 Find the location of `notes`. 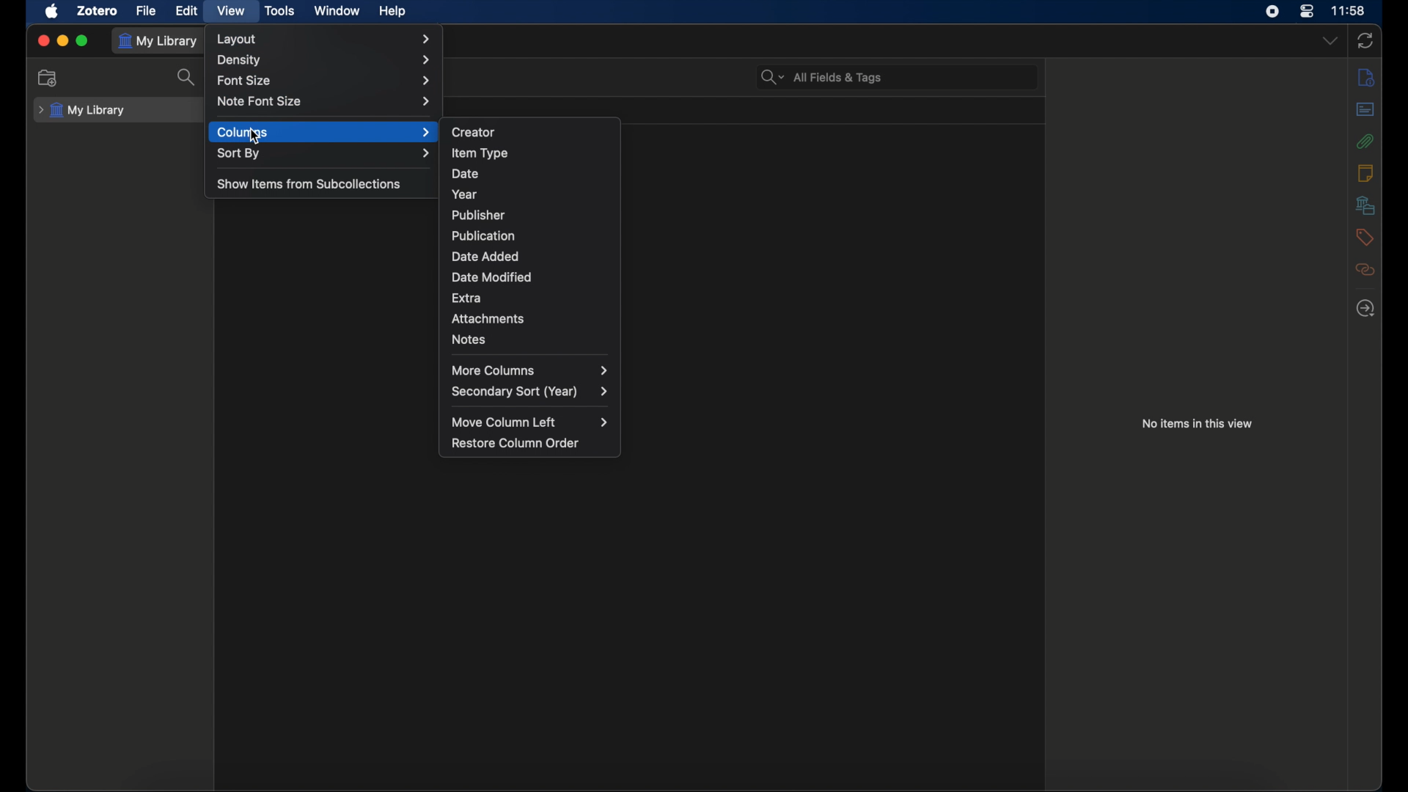

notes is located at coordinates (468, 340).